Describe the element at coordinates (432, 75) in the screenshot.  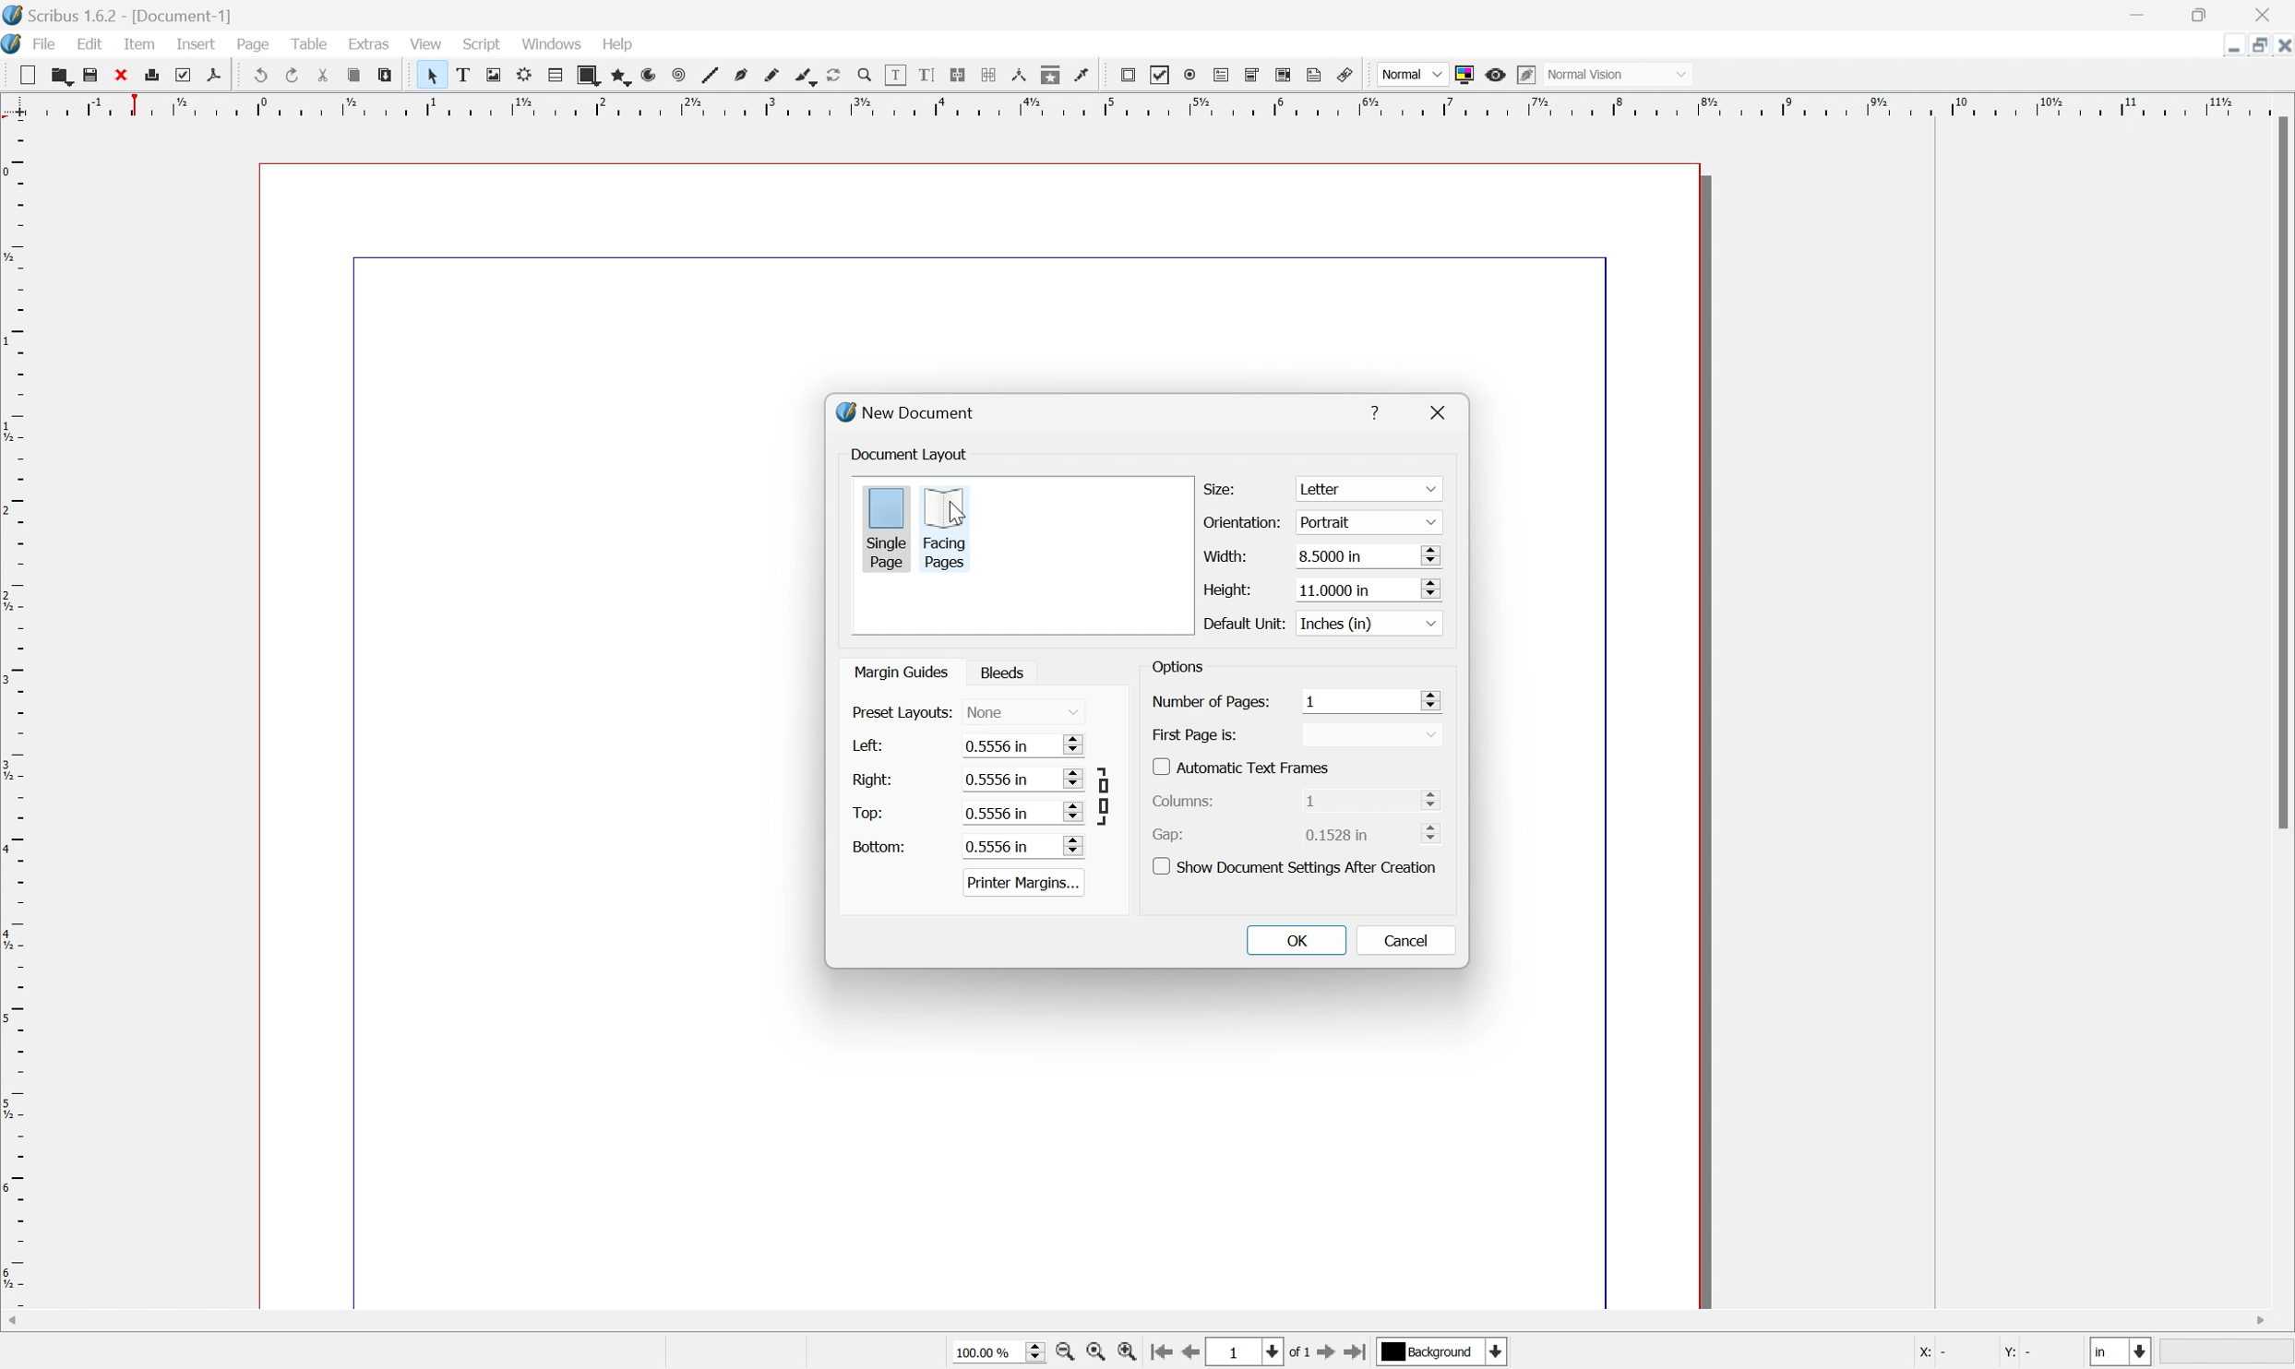
I see `Select item` at that location.